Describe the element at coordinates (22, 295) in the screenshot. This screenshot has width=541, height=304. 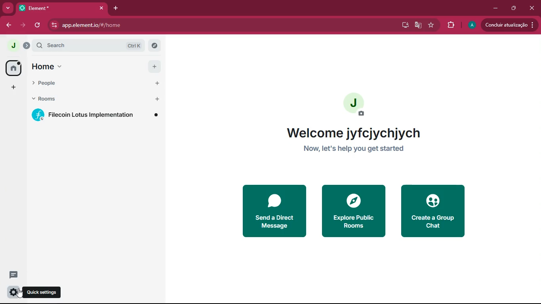
I see `cursor` at that location.